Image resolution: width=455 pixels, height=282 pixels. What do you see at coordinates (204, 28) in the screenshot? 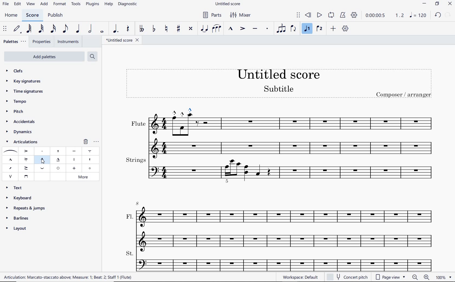
I see `TIE` at bounding box center [204, 28].